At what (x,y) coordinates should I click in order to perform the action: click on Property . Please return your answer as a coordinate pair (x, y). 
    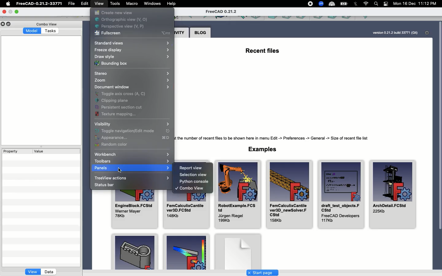
    Looking at the image, I should click on (13, 151).